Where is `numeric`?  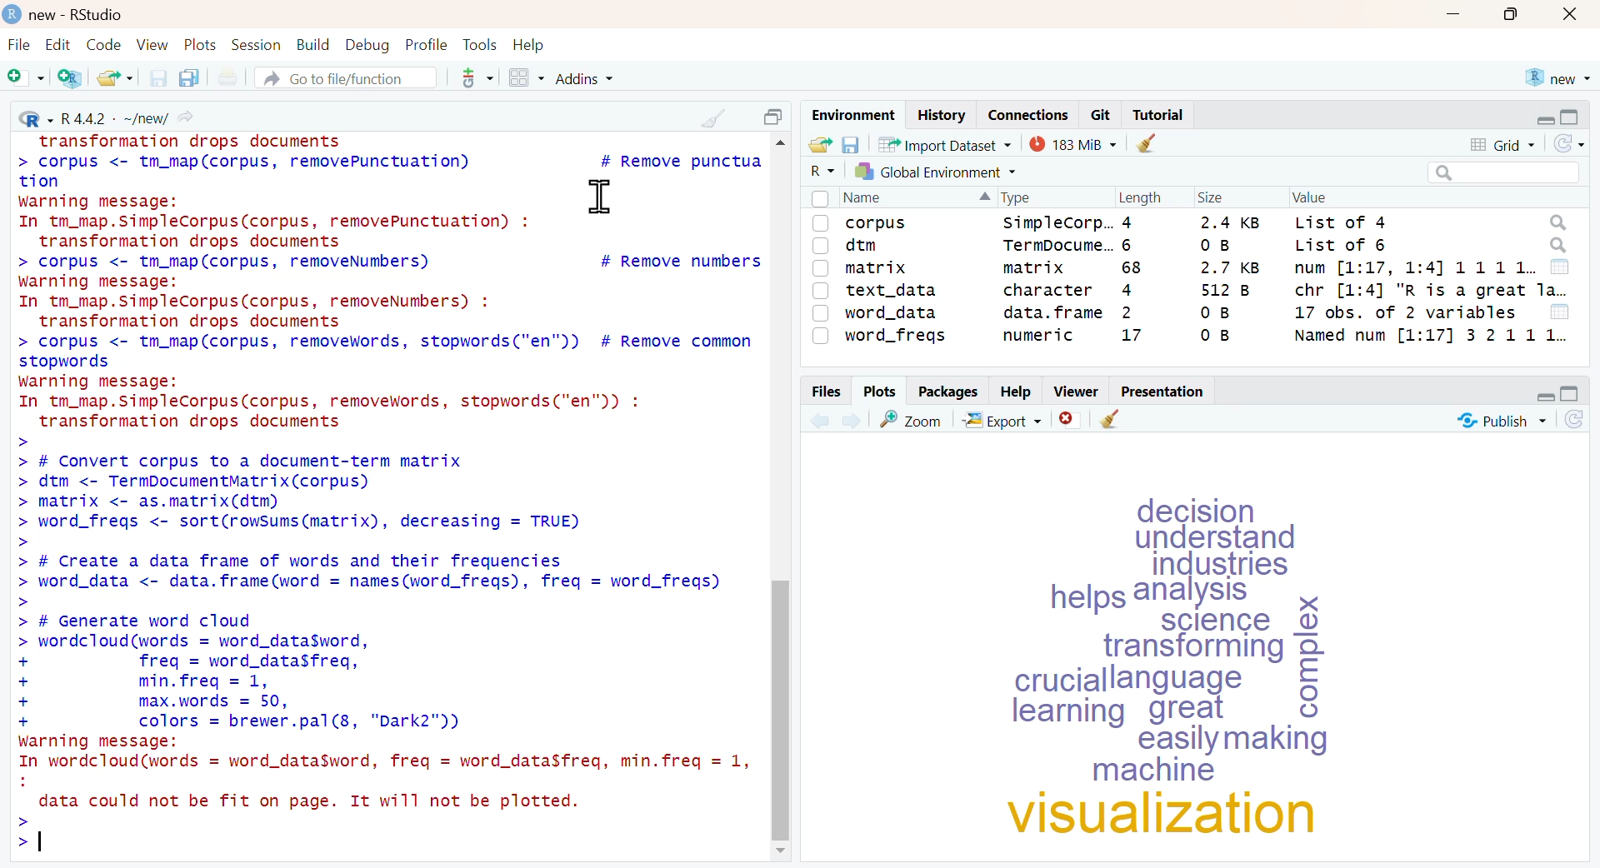 numeric is located at coordinates (1038, 335).